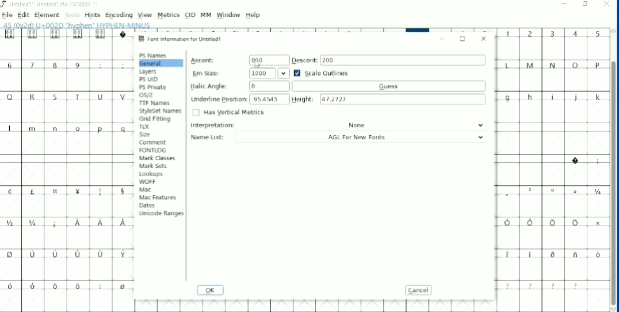  What do you see at coordinates (157, 197) in the screenshot?
I see `Mac Features` at bounding box center [157, 197].